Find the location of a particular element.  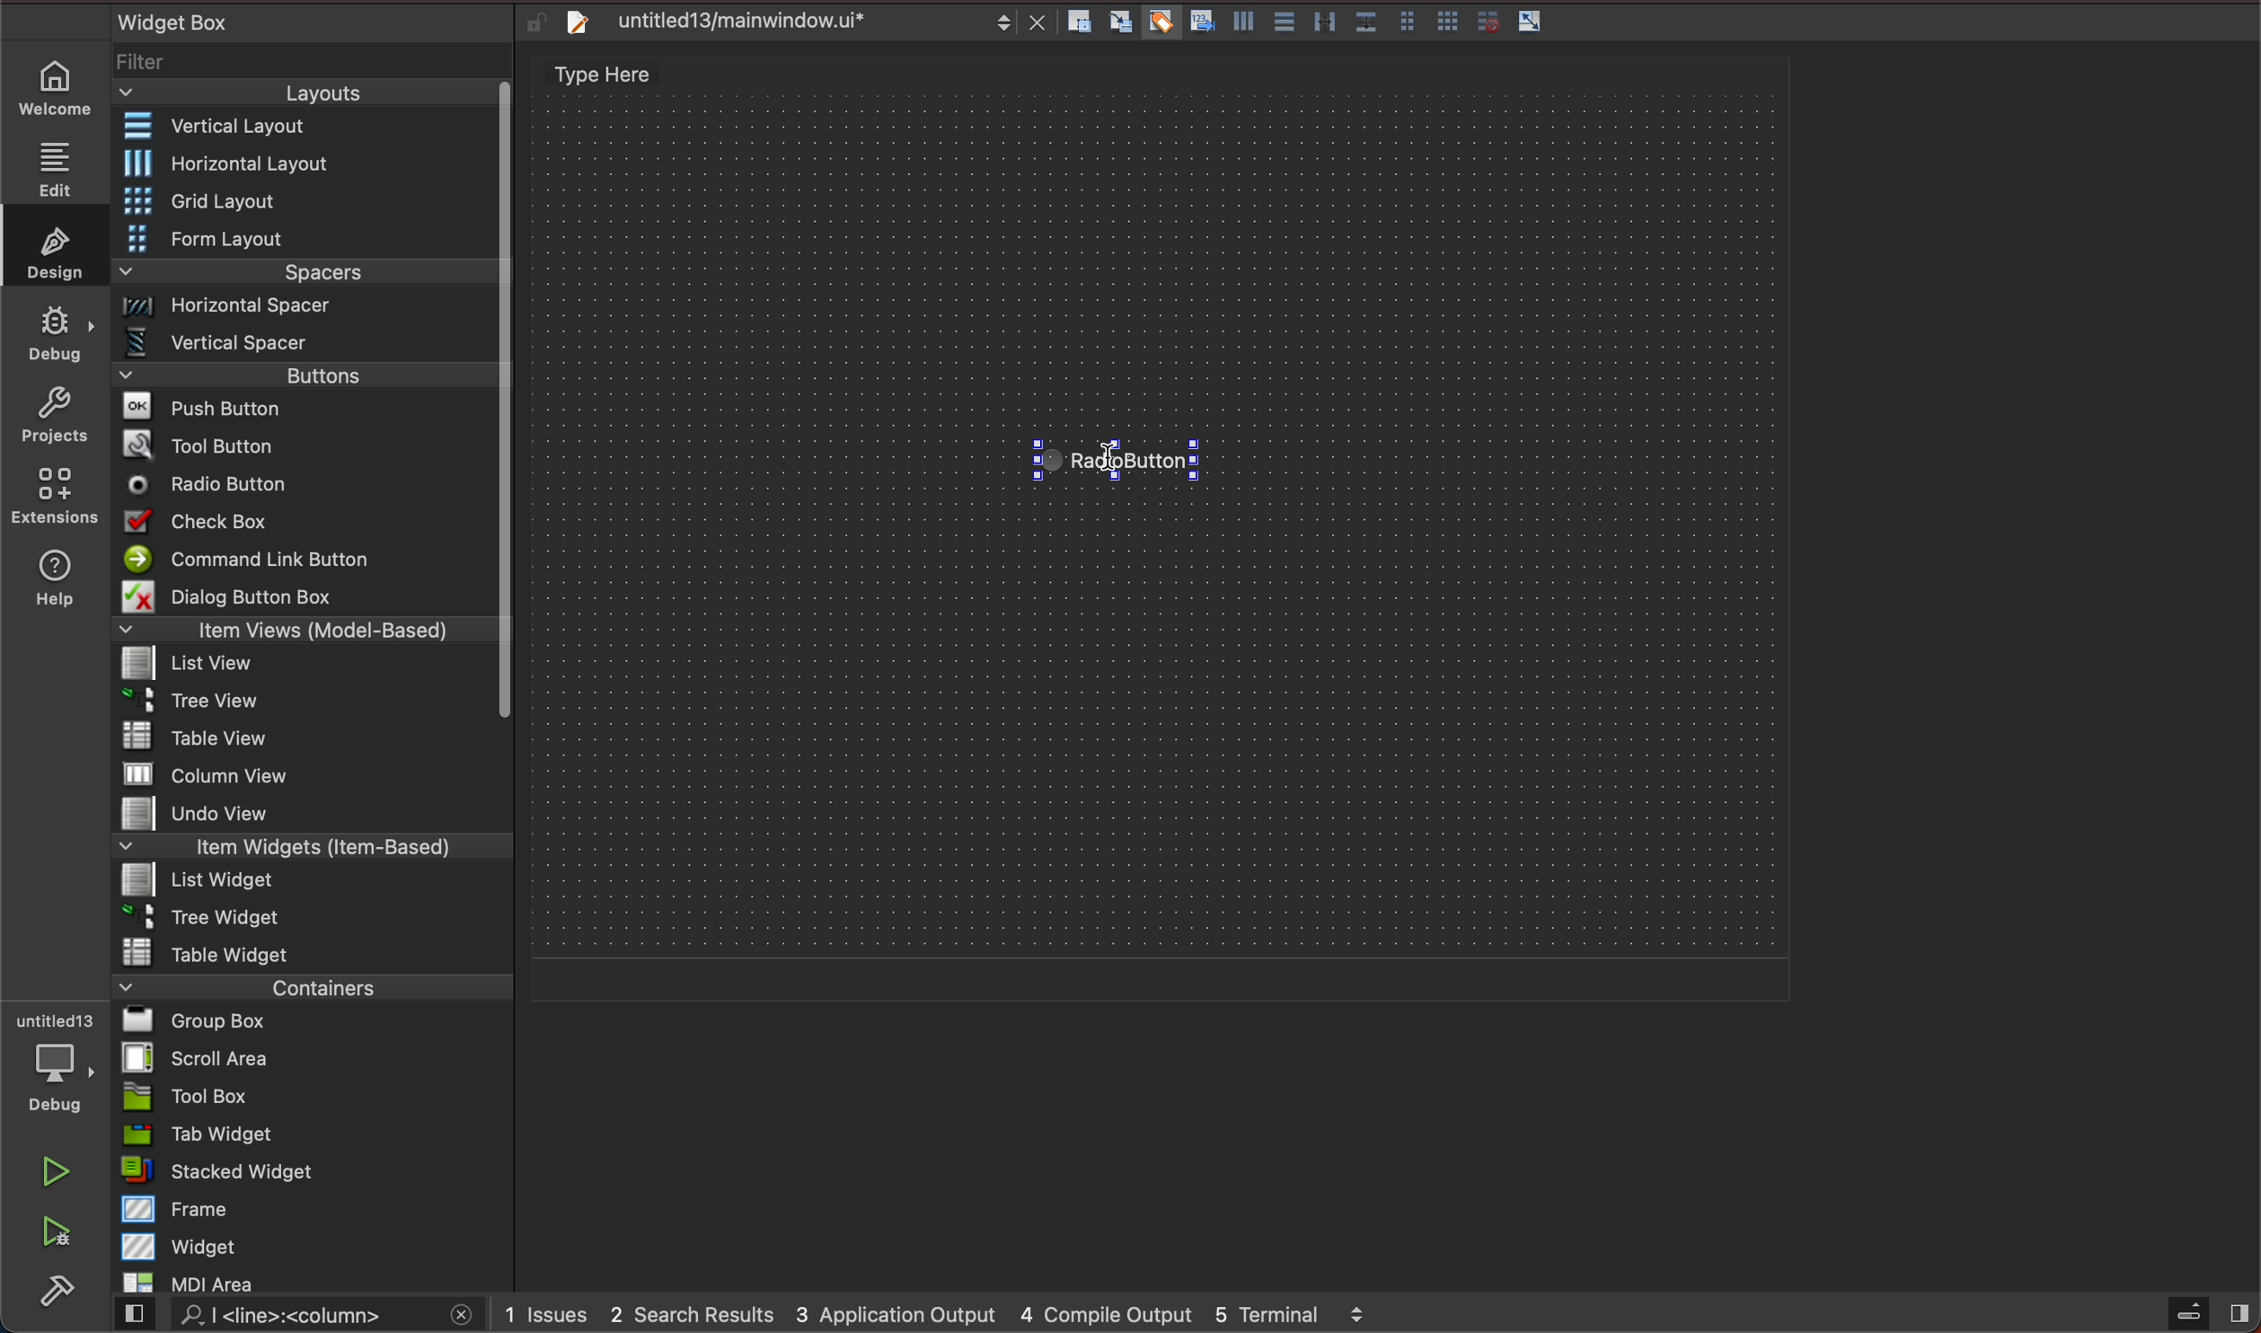

stacked widget is located at coordinates (314, 1170).